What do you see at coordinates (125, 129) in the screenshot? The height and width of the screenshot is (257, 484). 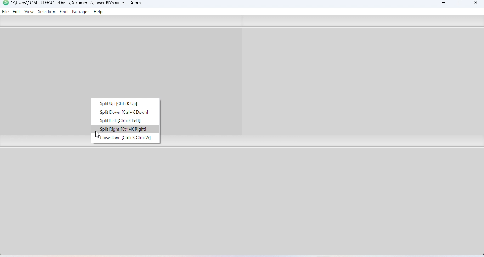 I see `Split Right [Ctrl+K Right]` at bounding box center [125, 129].